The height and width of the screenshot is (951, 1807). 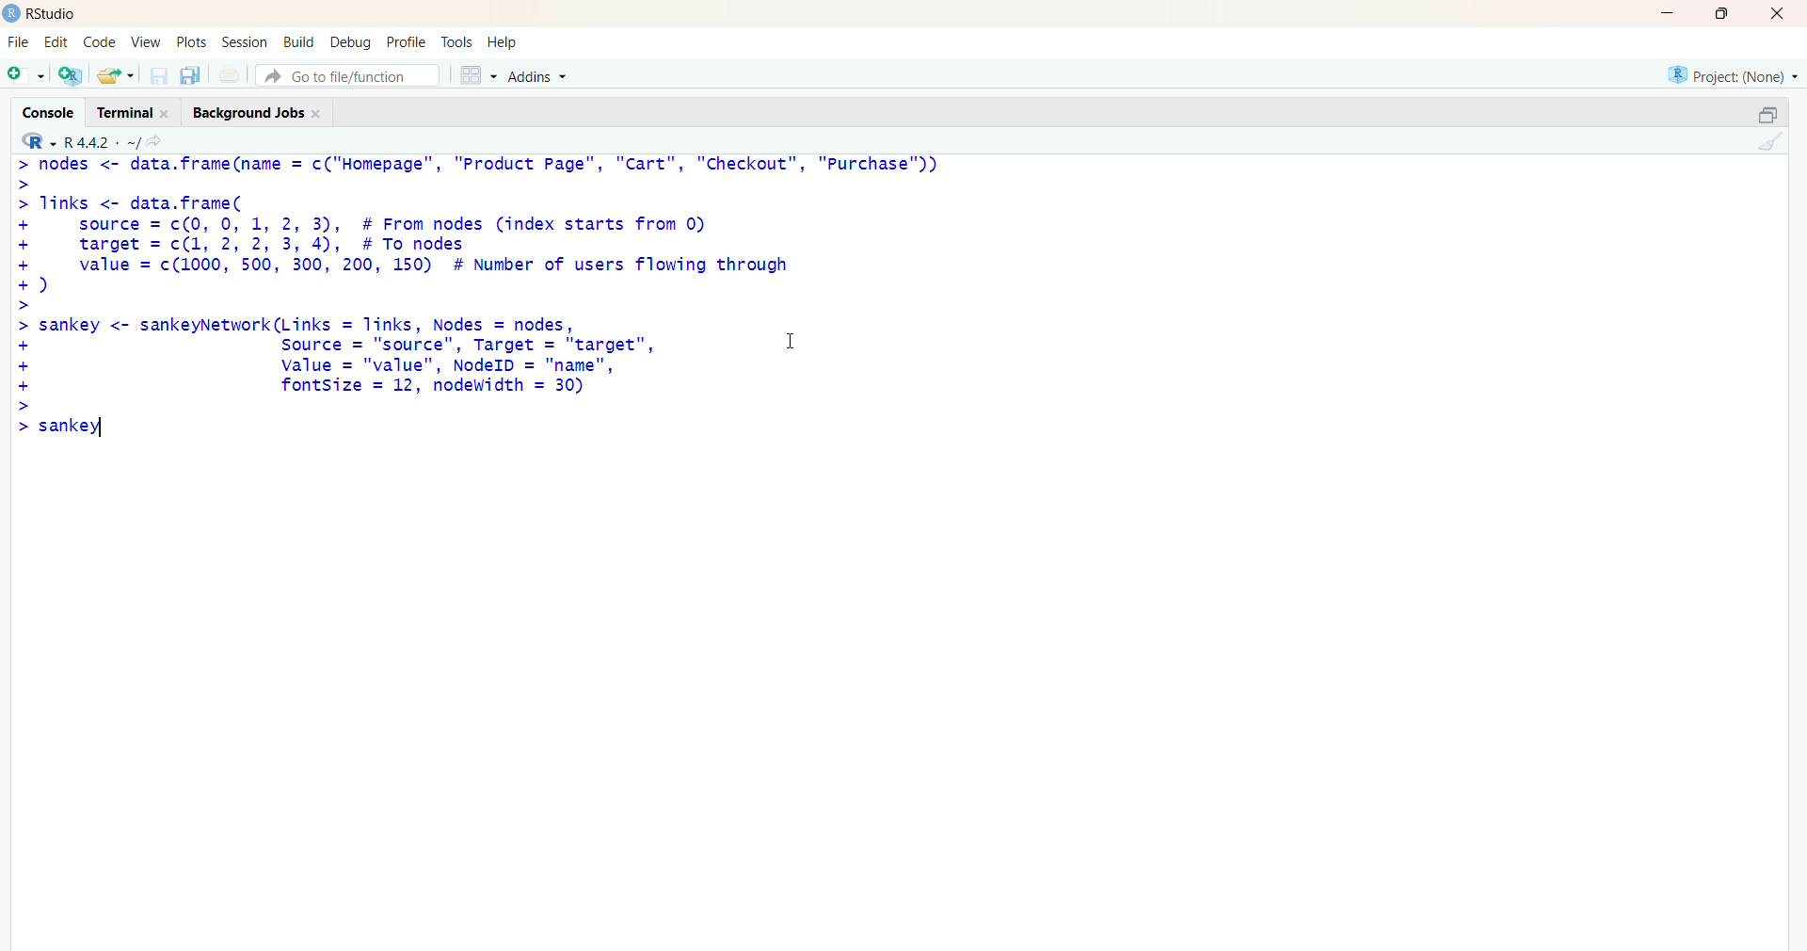 What do you see at coordinates (98, 40) in the screenshot?
I see `` at bounding box center [98, 40].